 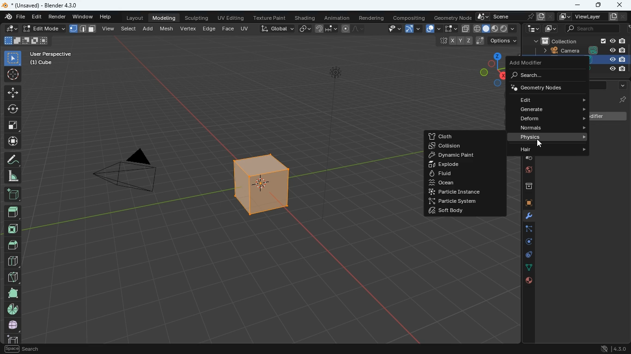 What do you see at coordinates (354, 29) in the screenshot?
I see `draw` at bounding box center [354, 29].